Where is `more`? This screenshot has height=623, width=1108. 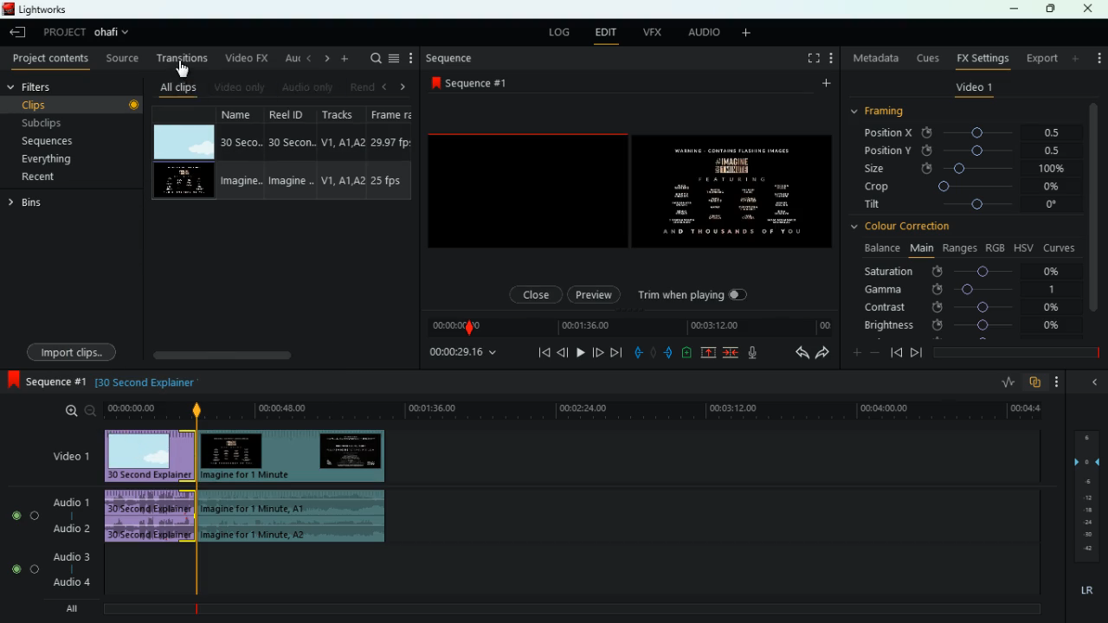
more is located at coordinates (824, 86).